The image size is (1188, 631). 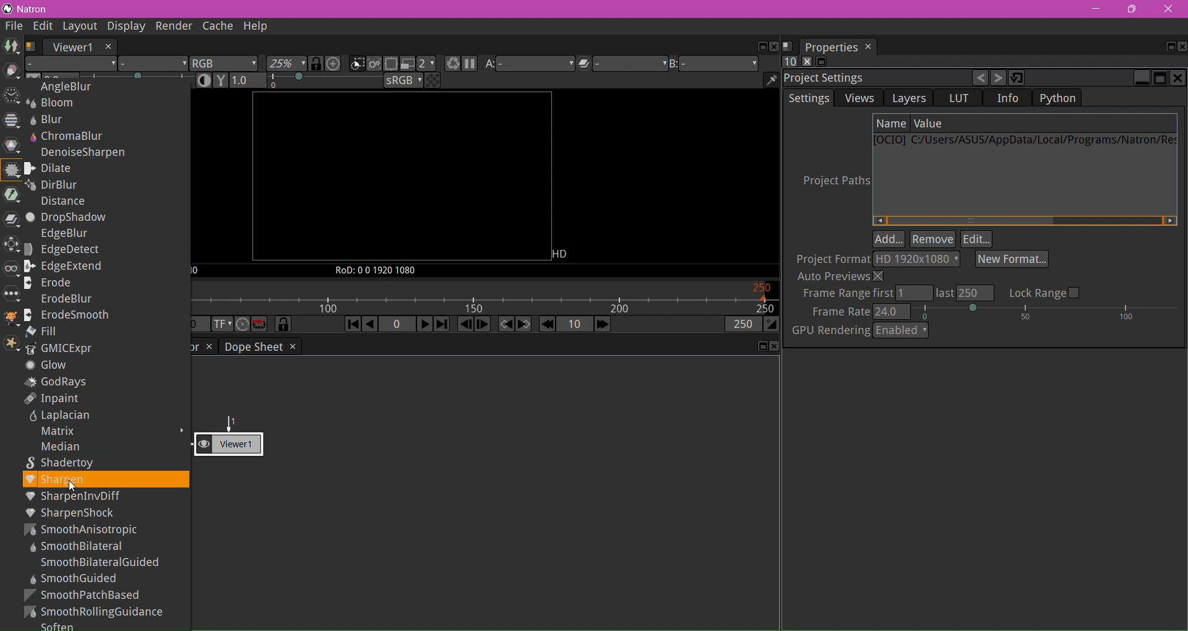 I want to click on Erode, so click(x=55, y=283).